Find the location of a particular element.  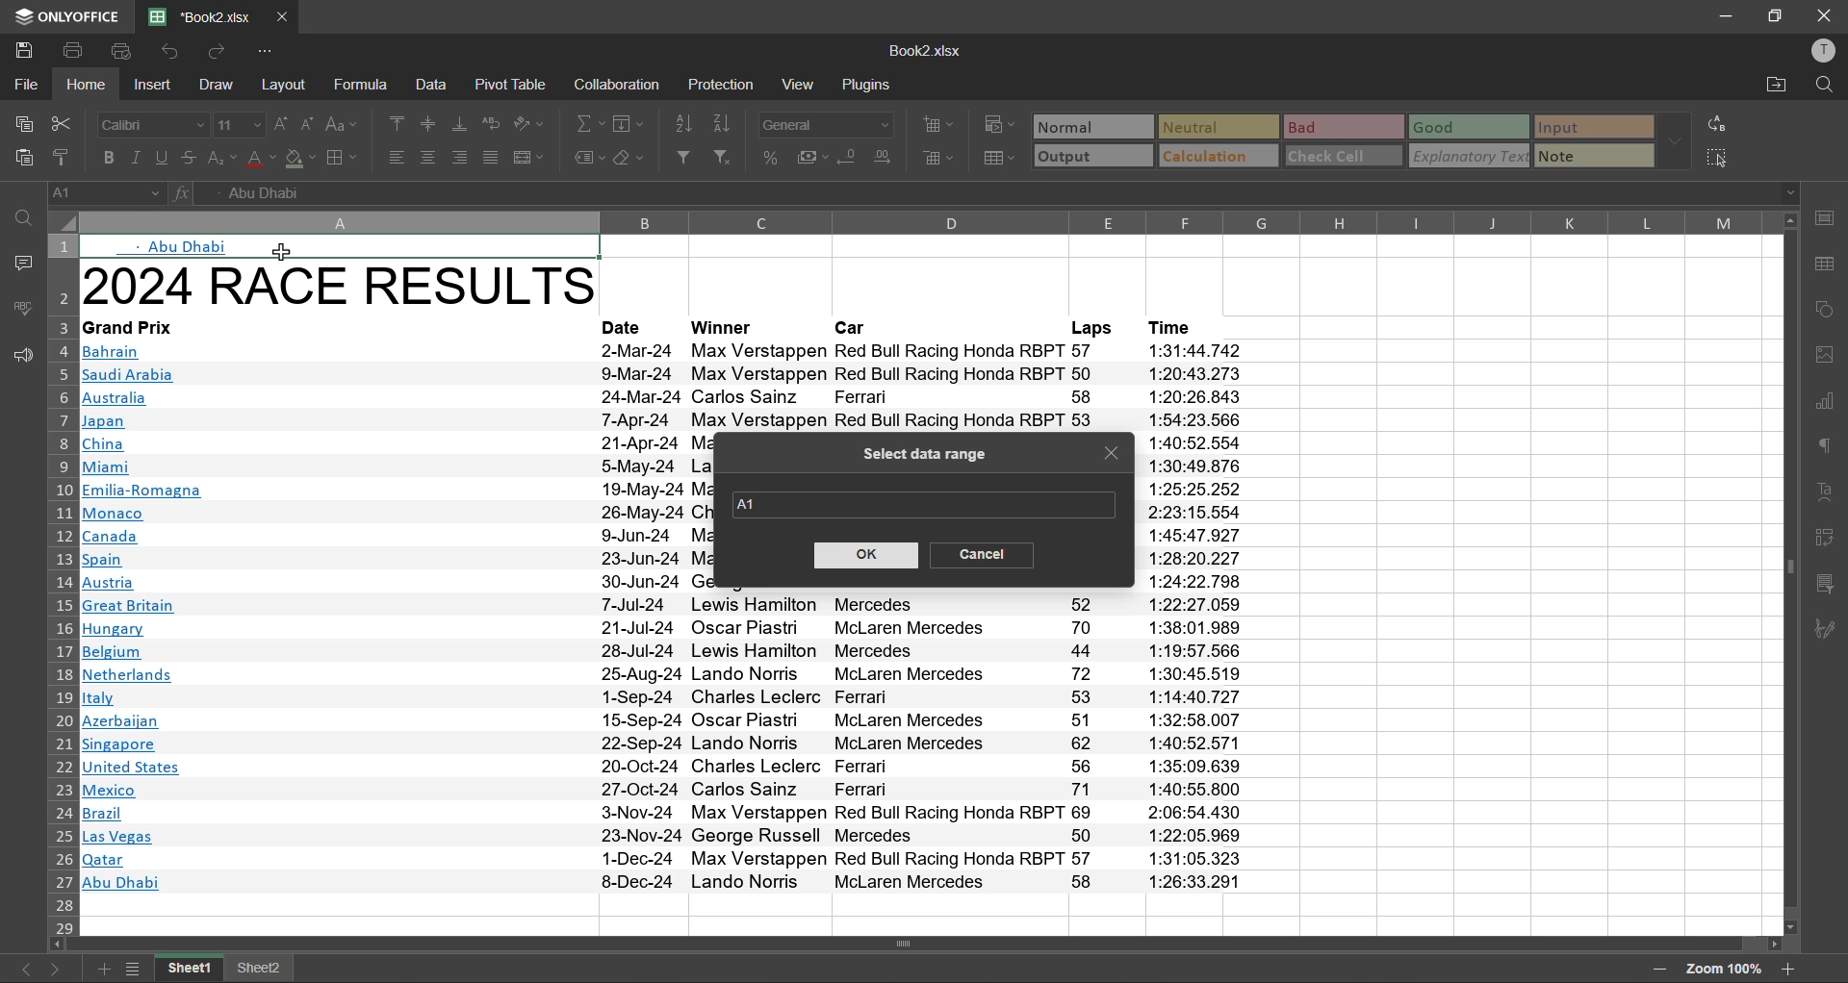

more options is located at coordinates (1672, 140).